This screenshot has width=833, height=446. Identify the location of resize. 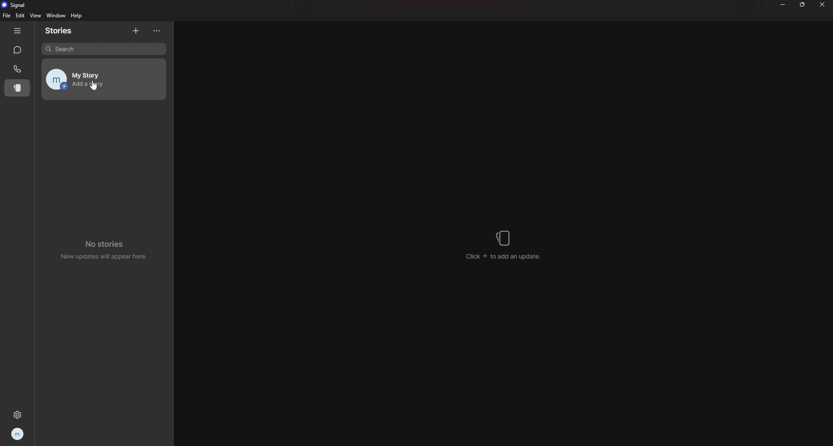
(803, 4).